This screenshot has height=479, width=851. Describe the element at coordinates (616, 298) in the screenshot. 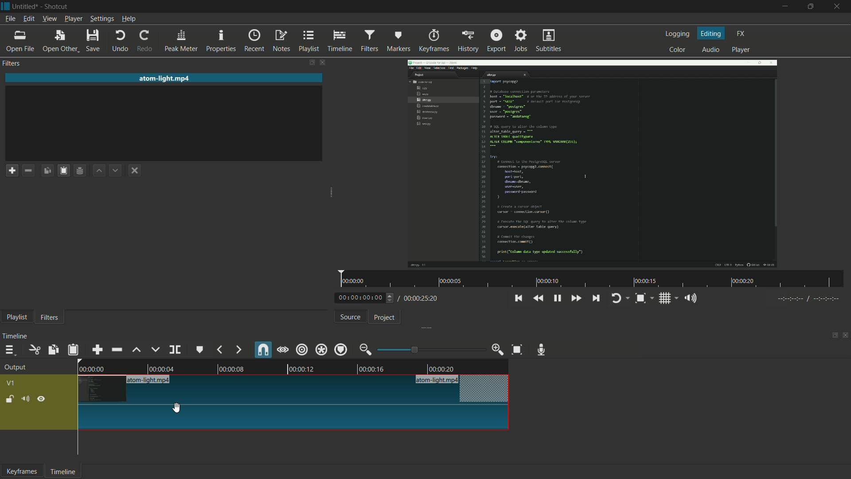

I see `toggle player looping` at that location.